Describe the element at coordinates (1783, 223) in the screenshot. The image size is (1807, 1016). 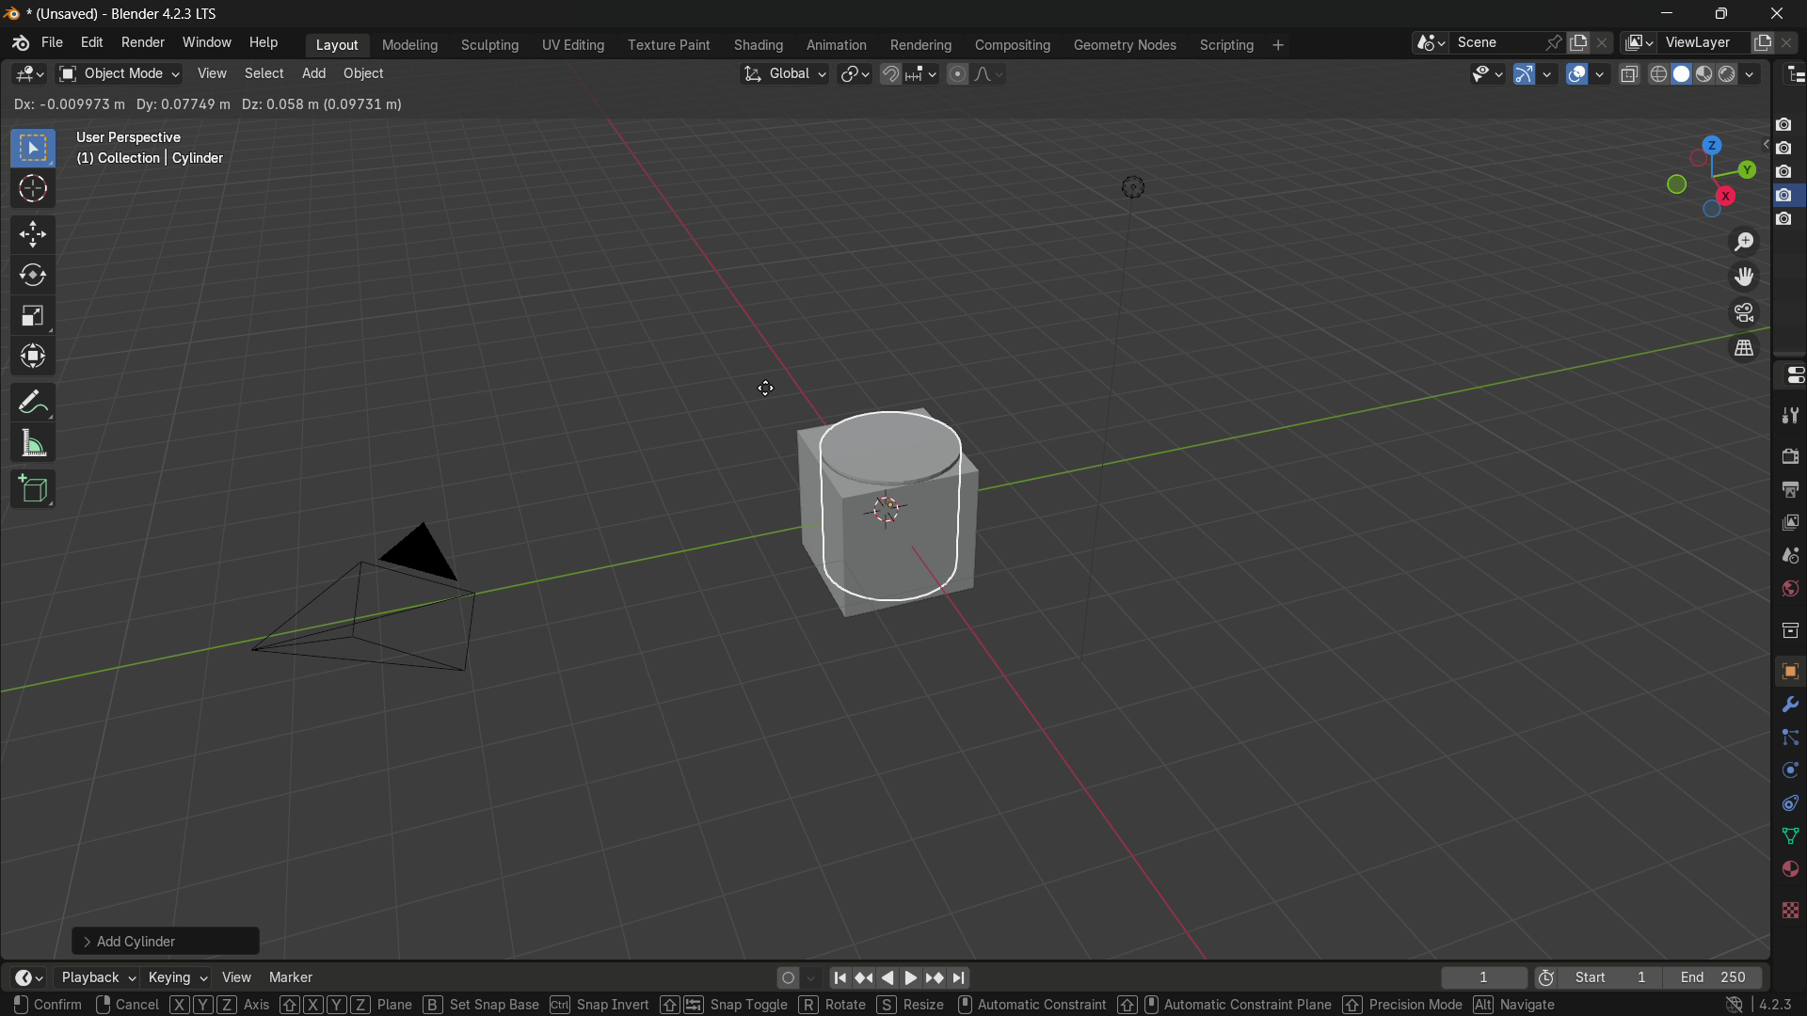
I see `camera` at that location.